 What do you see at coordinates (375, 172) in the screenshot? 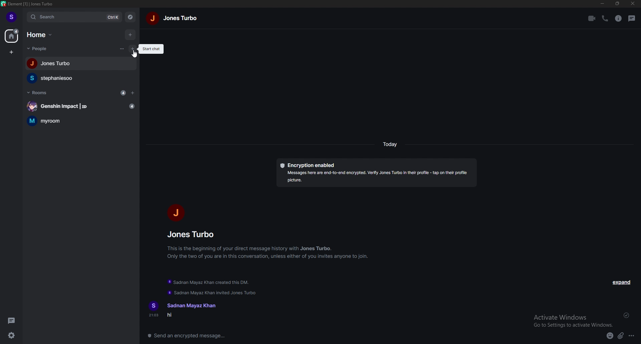
I see `Encryption enabled Messages here are end-to-end encrypted. Verify Jones Turbo in their profile - tap on their profile picture.` at bounding box center [375, 172].